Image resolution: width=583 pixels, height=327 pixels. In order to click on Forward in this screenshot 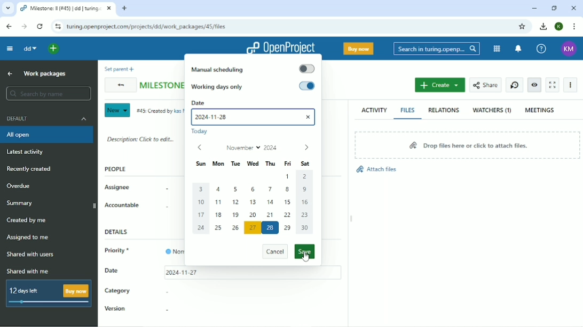, I will do `click(25, 27)`.